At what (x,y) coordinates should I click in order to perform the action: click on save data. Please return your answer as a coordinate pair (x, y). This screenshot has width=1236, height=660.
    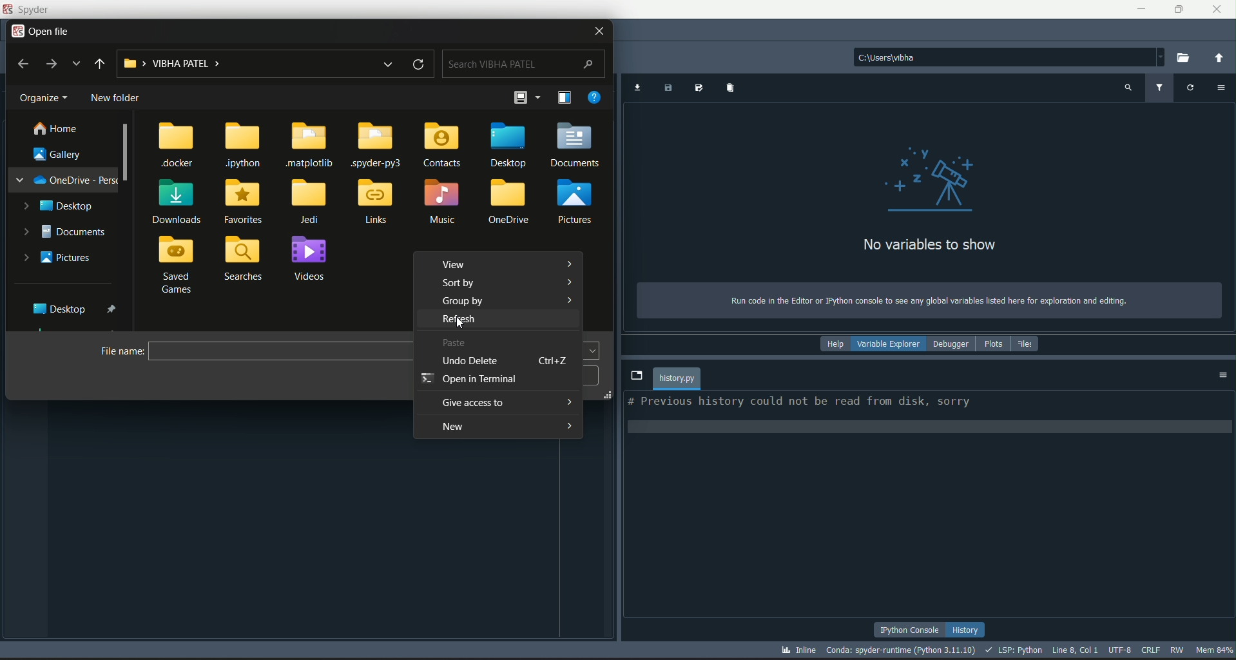
    Looking at the image, I should click on (669, 89).